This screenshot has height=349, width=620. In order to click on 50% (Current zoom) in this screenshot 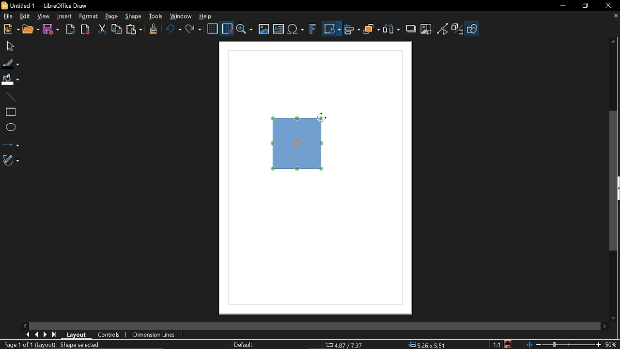, I will do `click(611, 344)`.